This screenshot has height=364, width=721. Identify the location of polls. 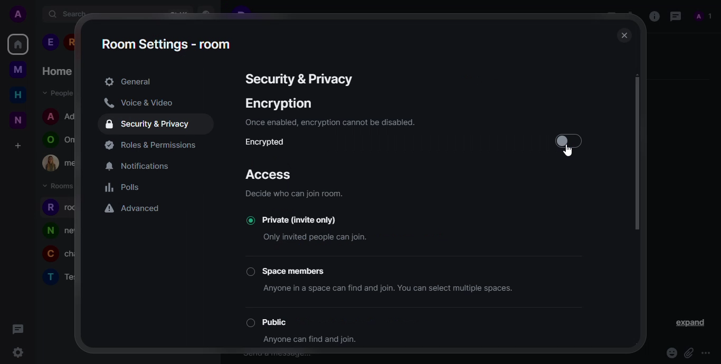
(124, 188).